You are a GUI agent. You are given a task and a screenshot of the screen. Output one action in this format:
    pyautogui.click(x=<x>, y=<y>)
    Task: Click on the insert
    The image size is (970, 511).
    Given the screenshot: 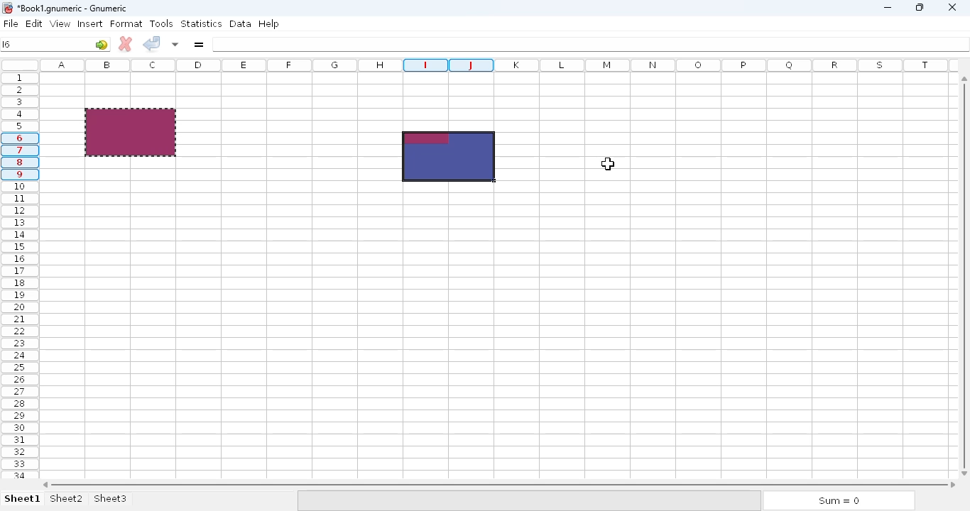 What is the action you would take?
    pyautogui.click(x=89, y=23)
    